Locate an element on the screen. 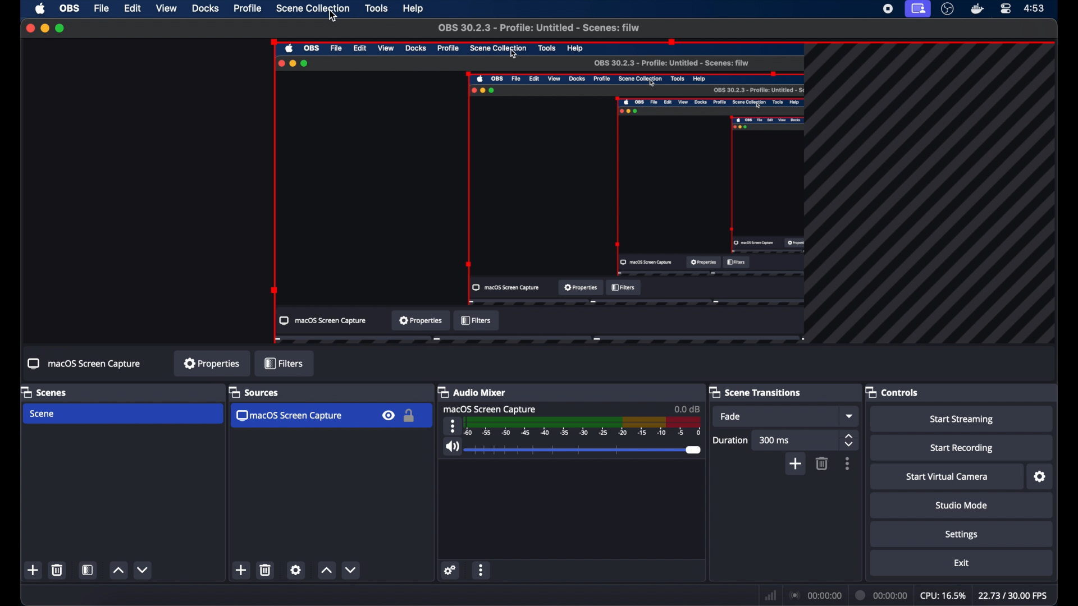  obs is located at coordinates (70, 8).